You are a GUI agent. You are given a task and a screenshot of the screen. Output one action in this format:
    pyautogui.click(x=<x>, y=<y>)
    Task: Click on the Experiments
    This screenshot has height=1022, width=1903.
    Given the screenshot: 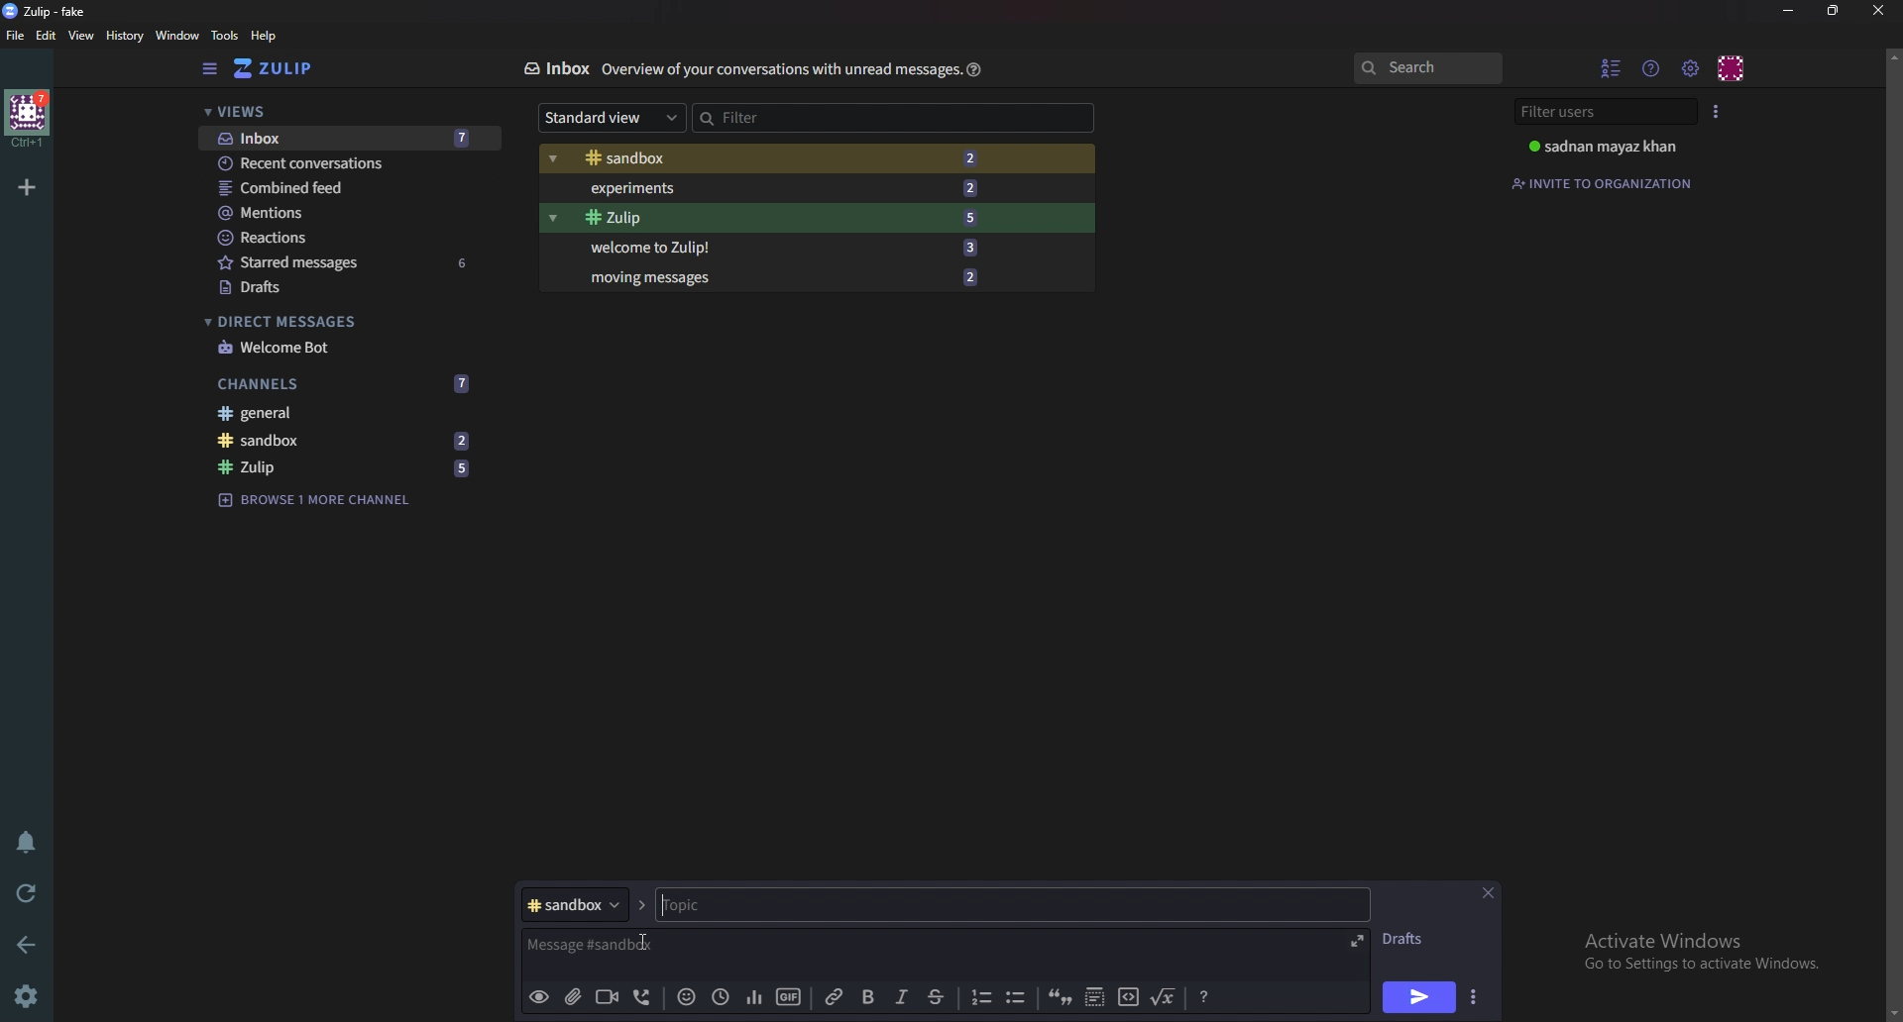 What is the action you would take?
    pyautogui.click(x=778, y=188)
    